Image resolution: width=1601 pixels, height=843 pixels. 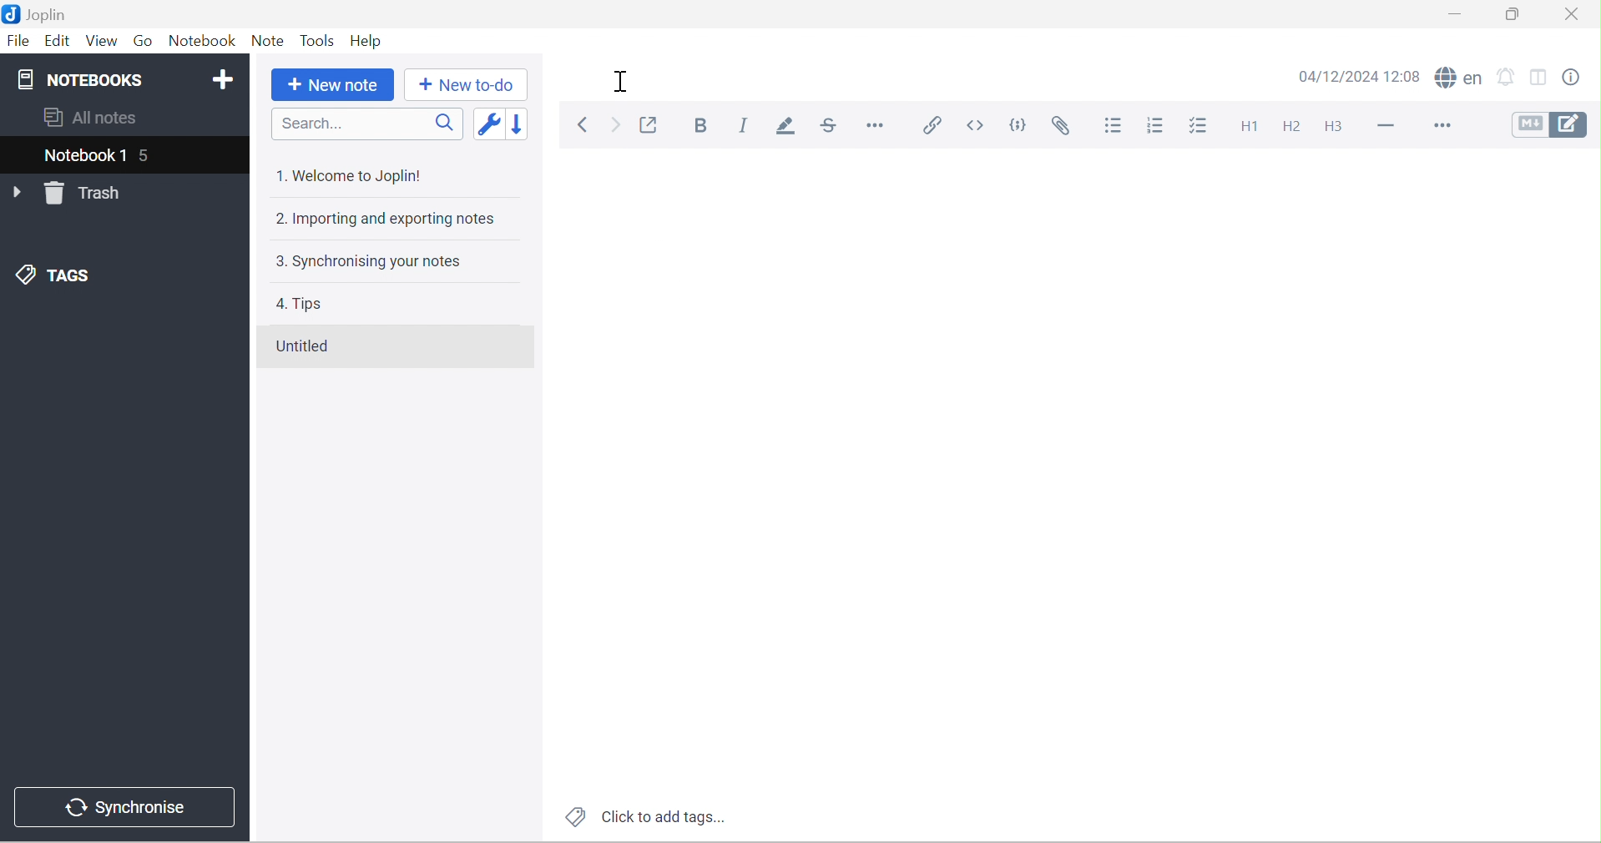 I want to click on Cursor, so click(x=624, y=81).